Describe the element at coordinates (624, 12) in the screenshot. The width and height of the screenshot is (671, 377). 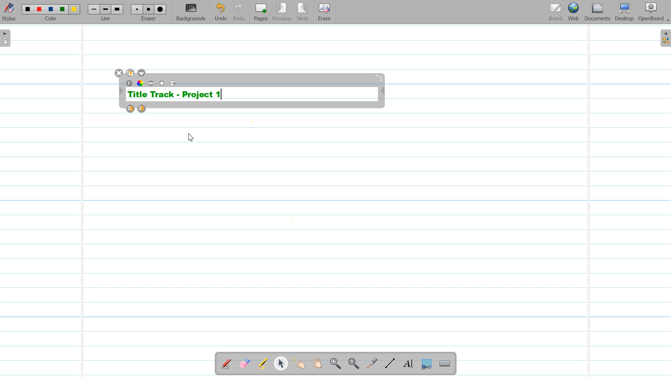
I see `Desktop` at that location.